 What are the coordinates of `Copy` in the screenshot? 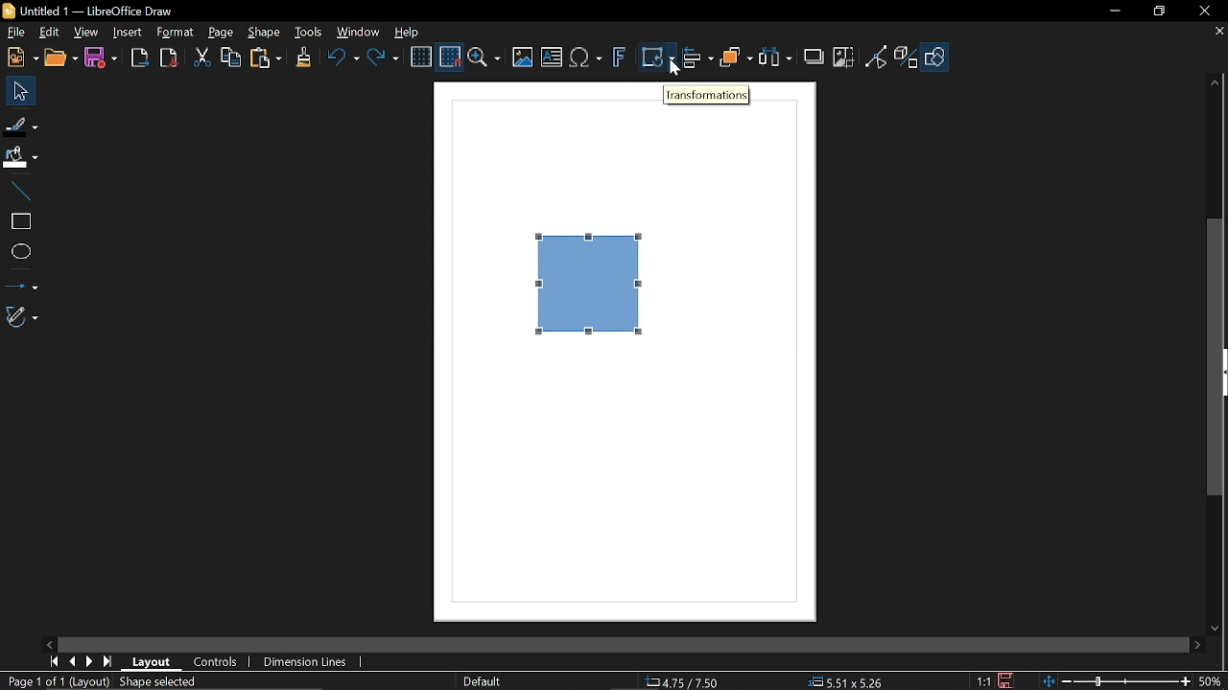 It's located at (231, 58).